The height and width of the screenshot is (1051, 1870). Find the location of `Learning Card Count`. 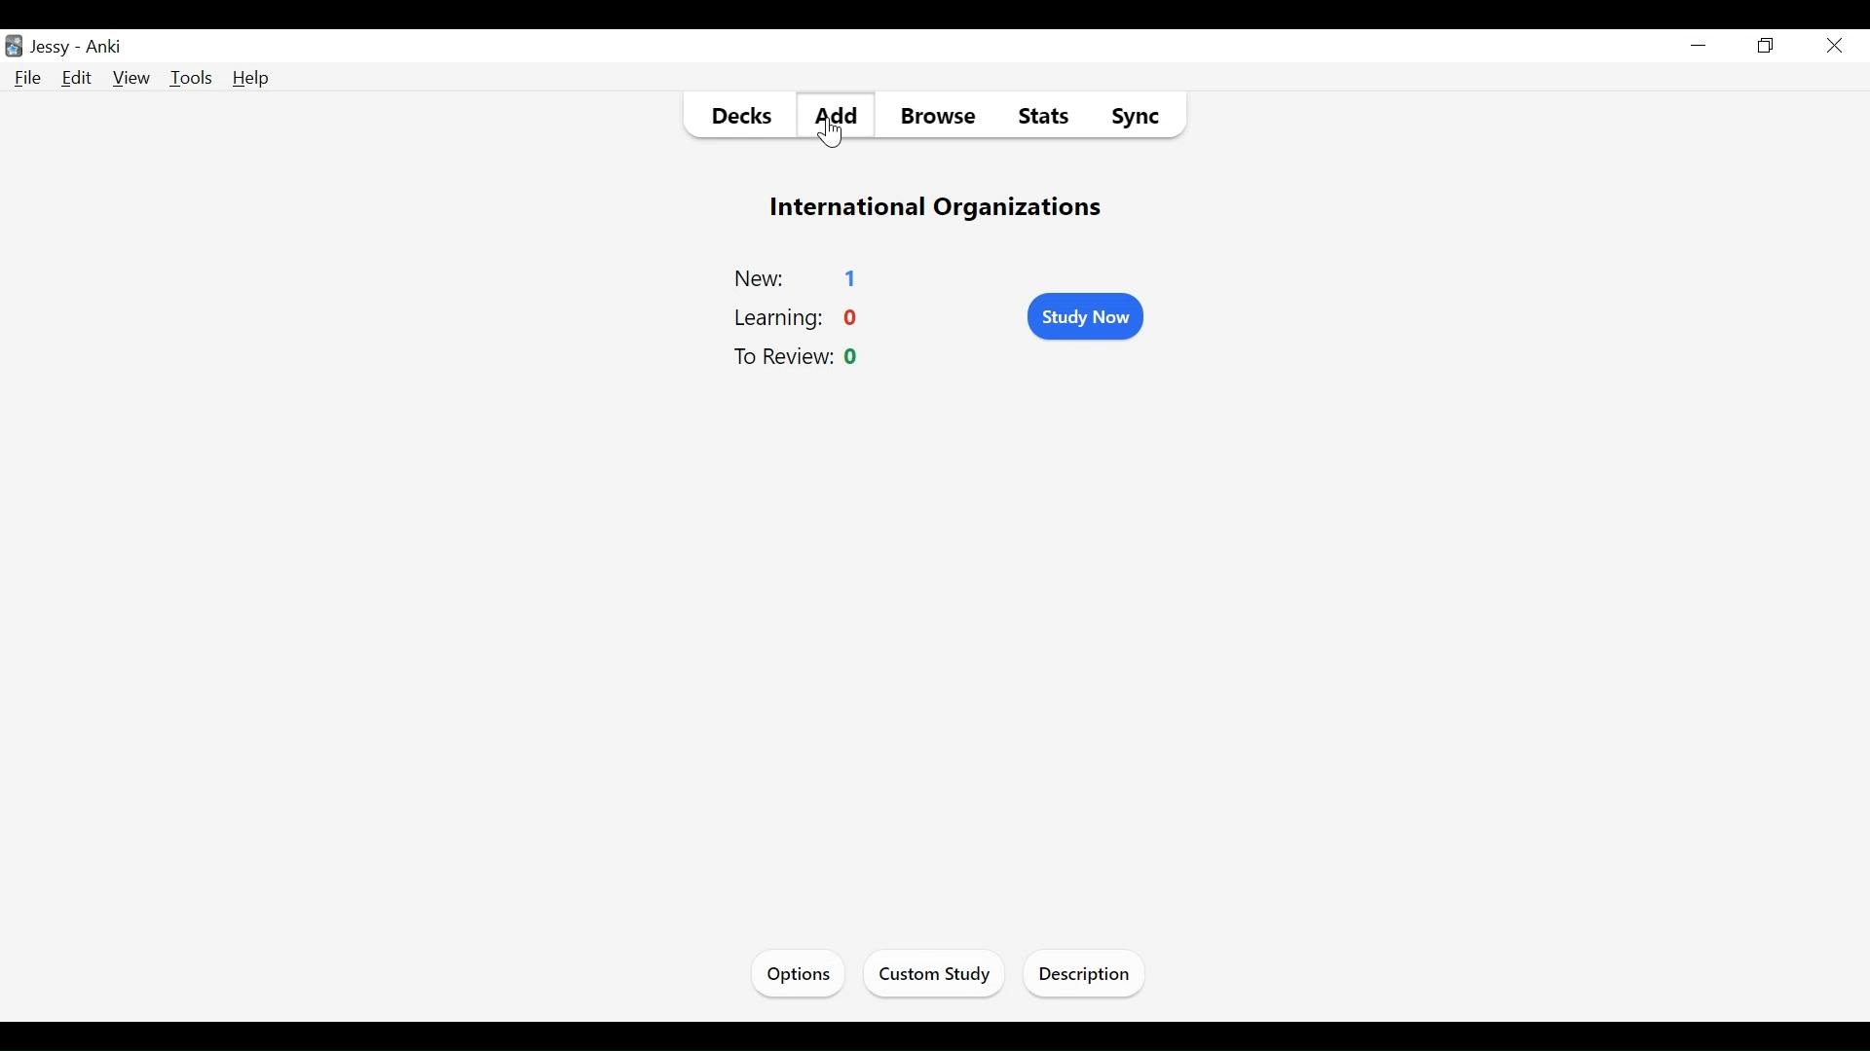

Learning Card Count is located at coordinates (852, 319).